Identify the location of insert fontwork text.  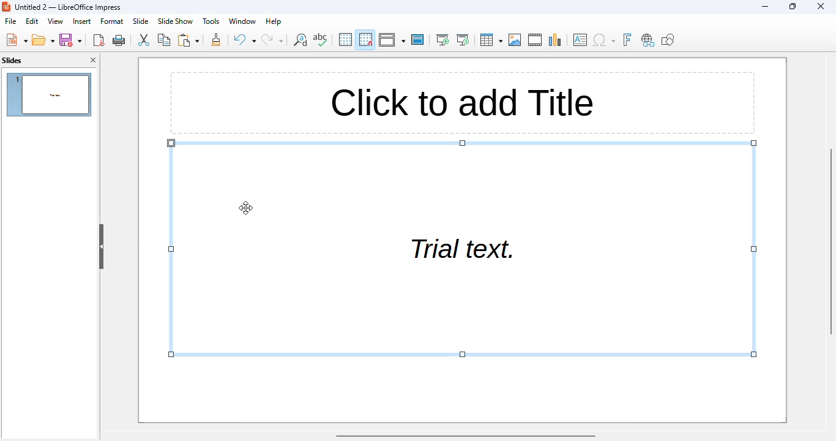
(627, 40).